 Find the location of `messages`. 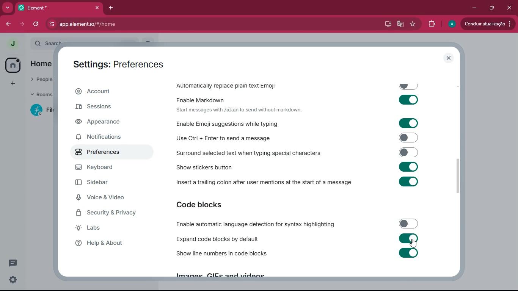

messages is located at coordinates (14, 263).